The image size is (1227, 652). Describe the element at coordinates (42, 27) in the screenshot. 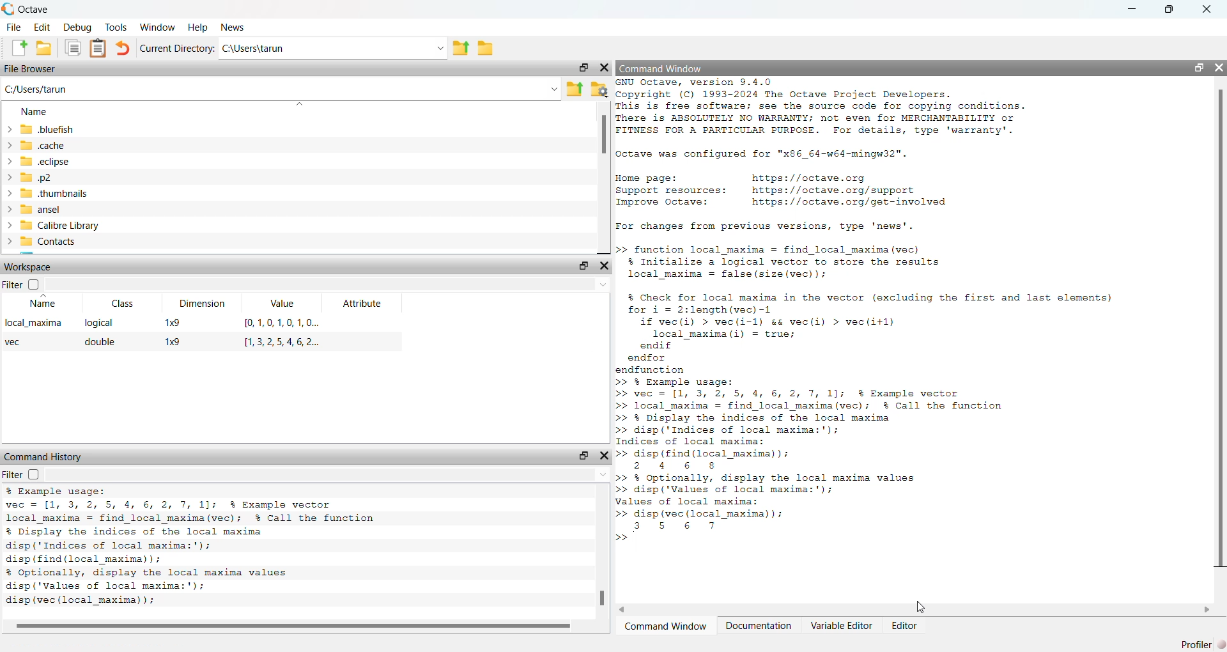

I see `Edit` at that location.